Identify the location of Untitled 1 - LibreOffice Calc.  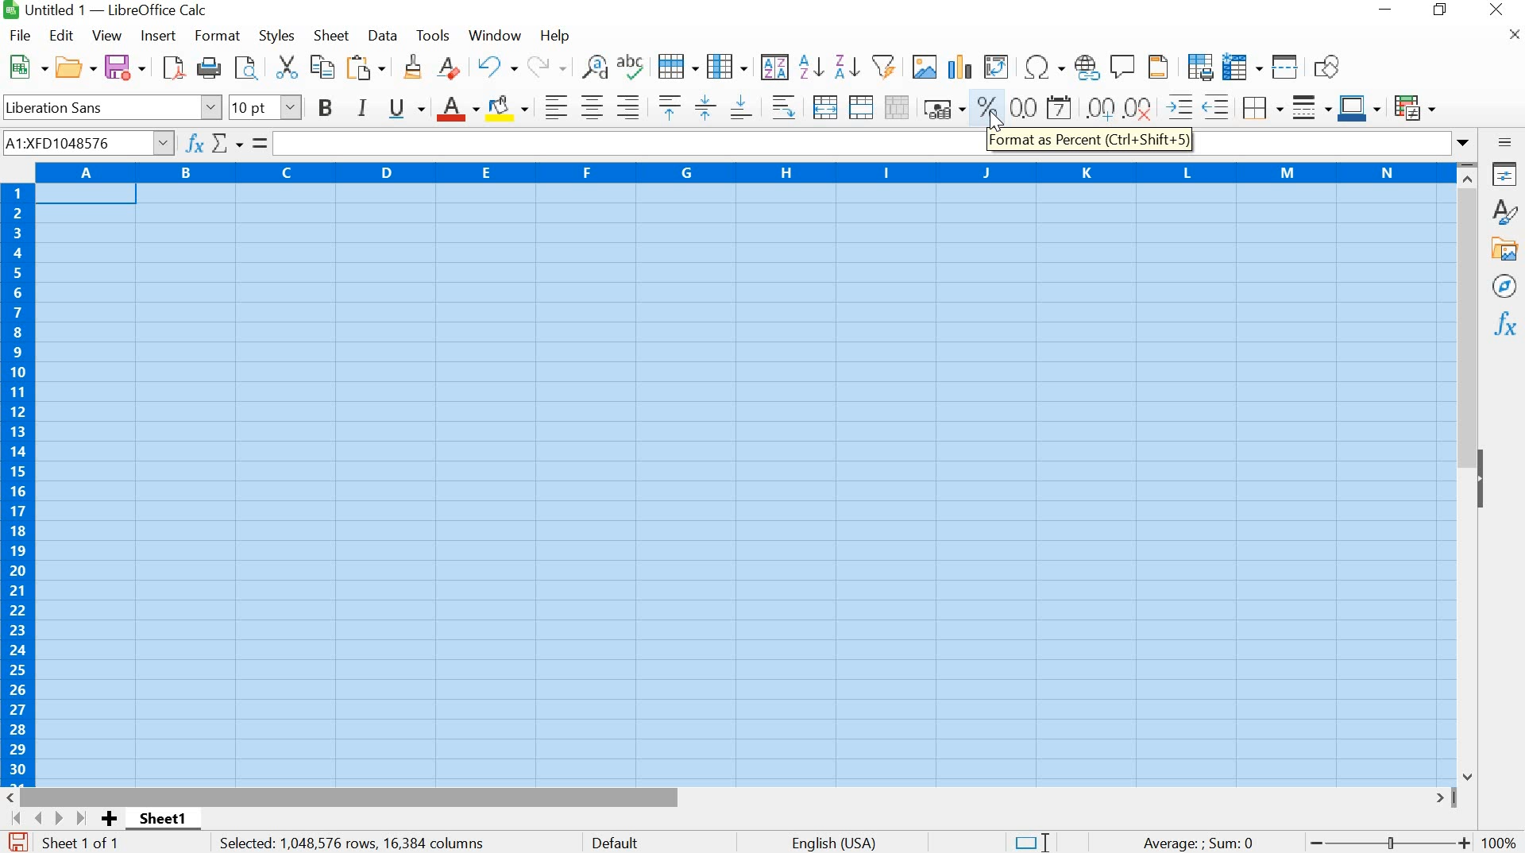
(116, 11).